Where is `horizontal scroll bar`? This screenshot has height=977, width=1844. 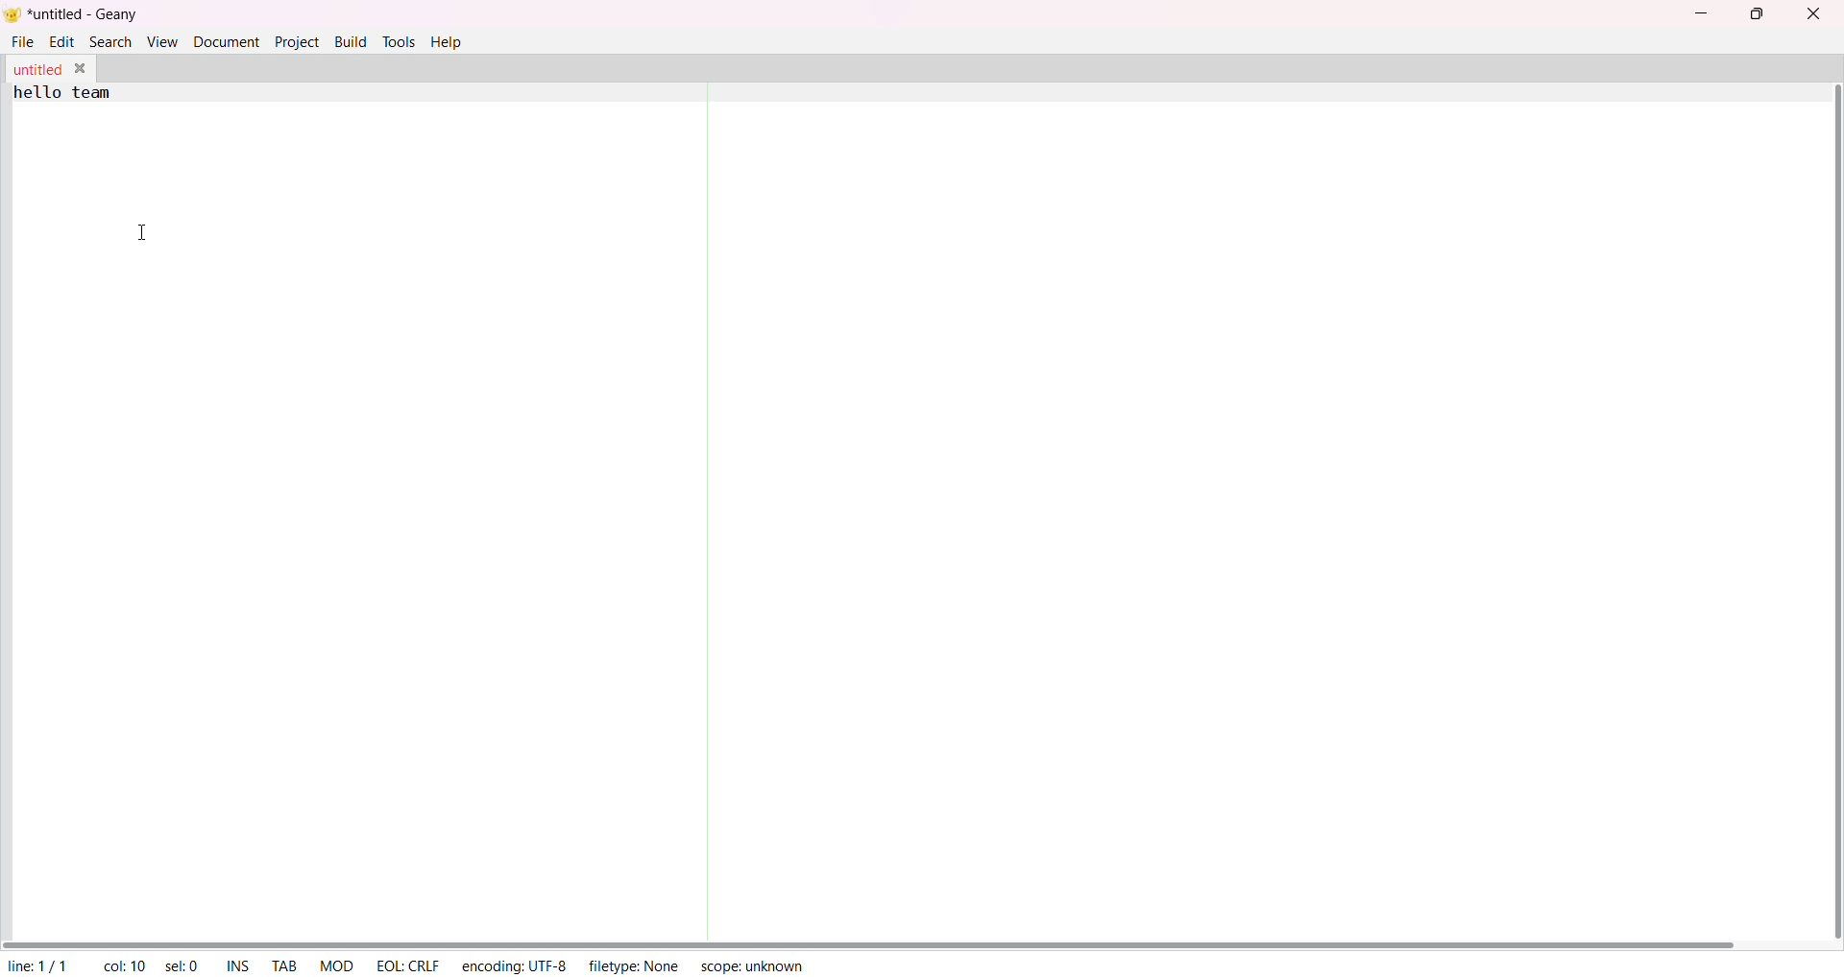
horizontal scroll bar is located at coordinates (901, 941).